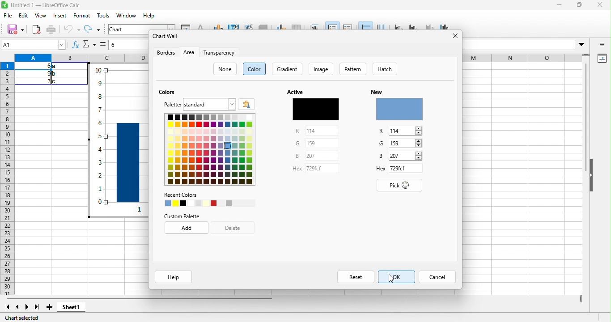  Describe the element at coordinates (602, 59) in the screenshot. I see `properties` at that location.